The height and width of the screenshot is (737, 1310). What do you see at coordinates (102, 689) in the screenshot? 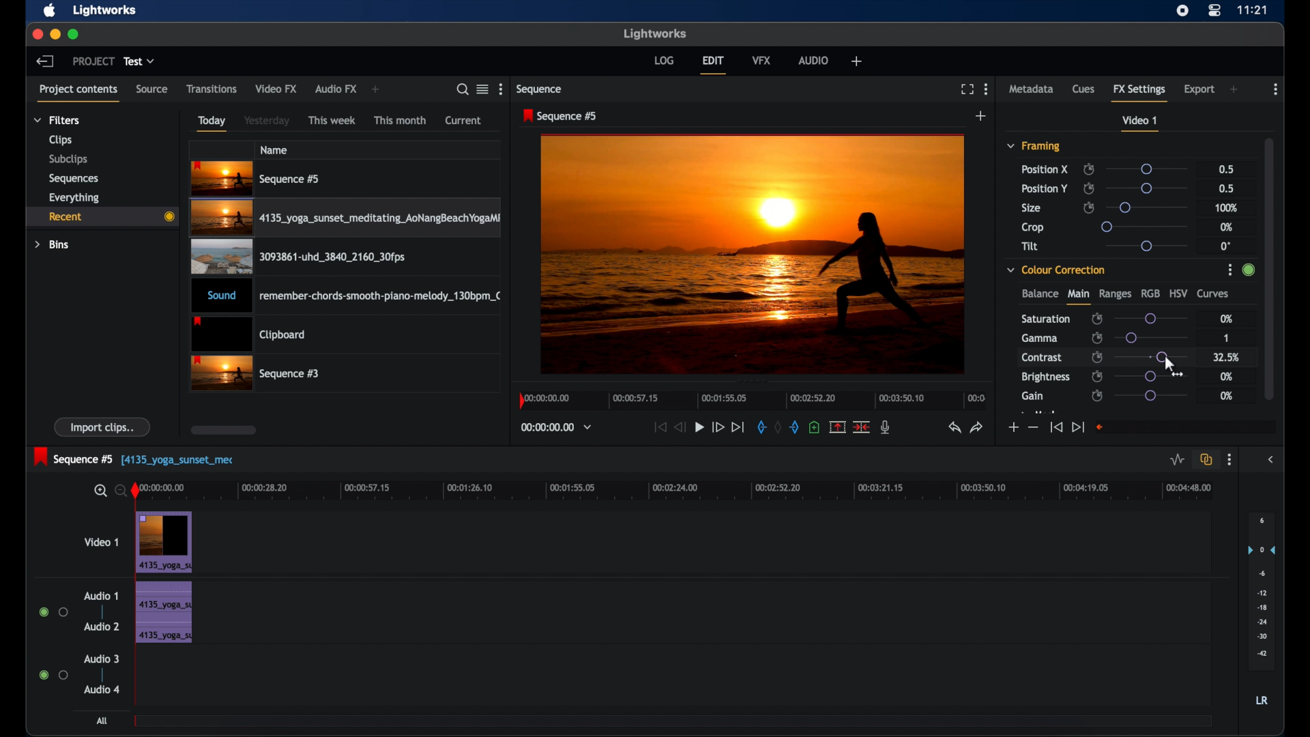
I see `audio 4` at bounding box center [102, 689].